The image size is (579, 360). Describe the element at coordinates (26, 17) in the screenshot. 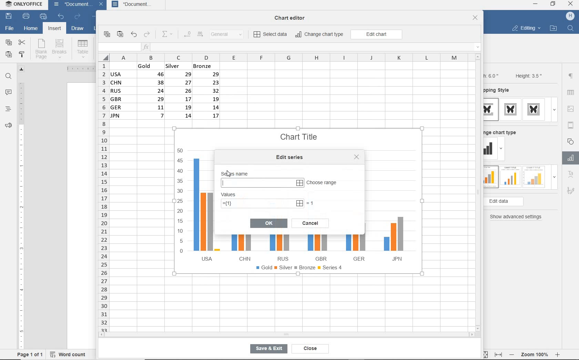

I see `print` at that location.